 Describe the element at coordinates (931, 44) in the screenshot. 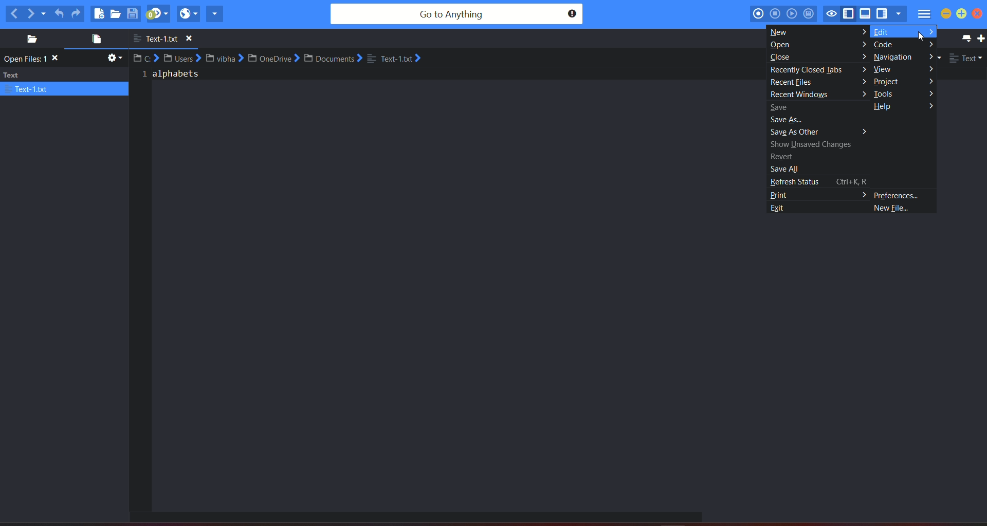

I see `More` at that location.